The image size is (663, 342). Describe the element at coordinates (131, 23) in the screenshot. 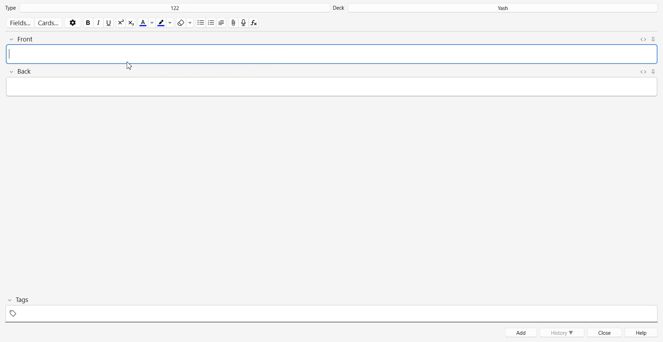

I see `Superscript` at that location.